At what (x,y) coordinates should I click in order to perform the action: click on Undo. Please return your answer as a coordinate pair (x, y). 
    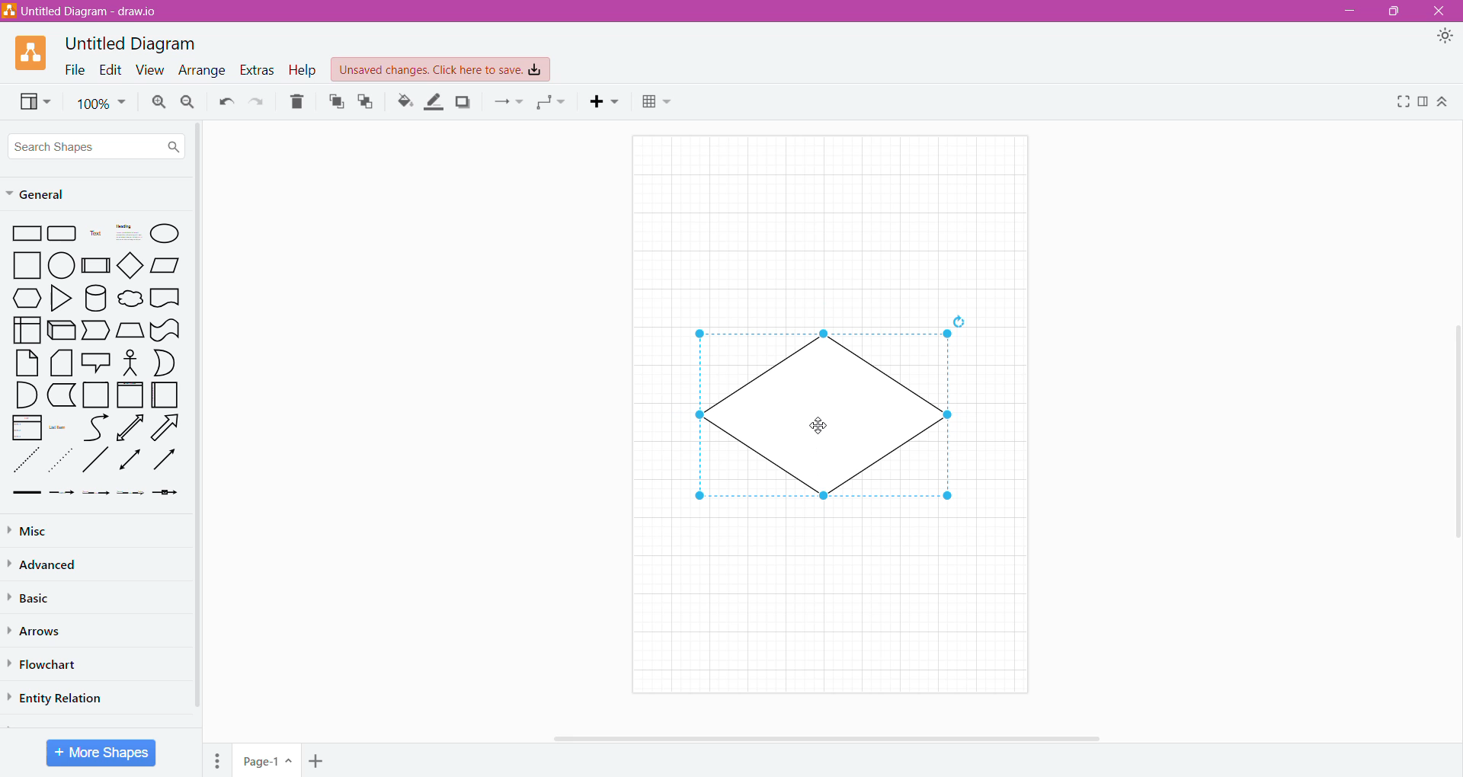
    Looking at the image, I should click on (225, 102).